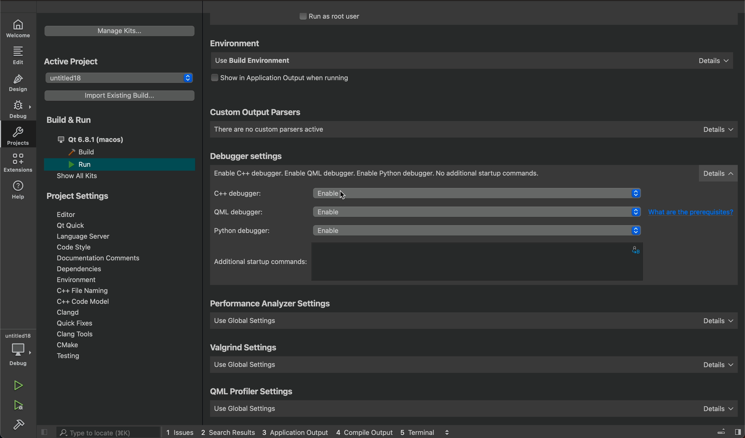 Image resolution: width=745 pixels, height=438 pixels. I want to click on WELCOME, so click(18, 28).